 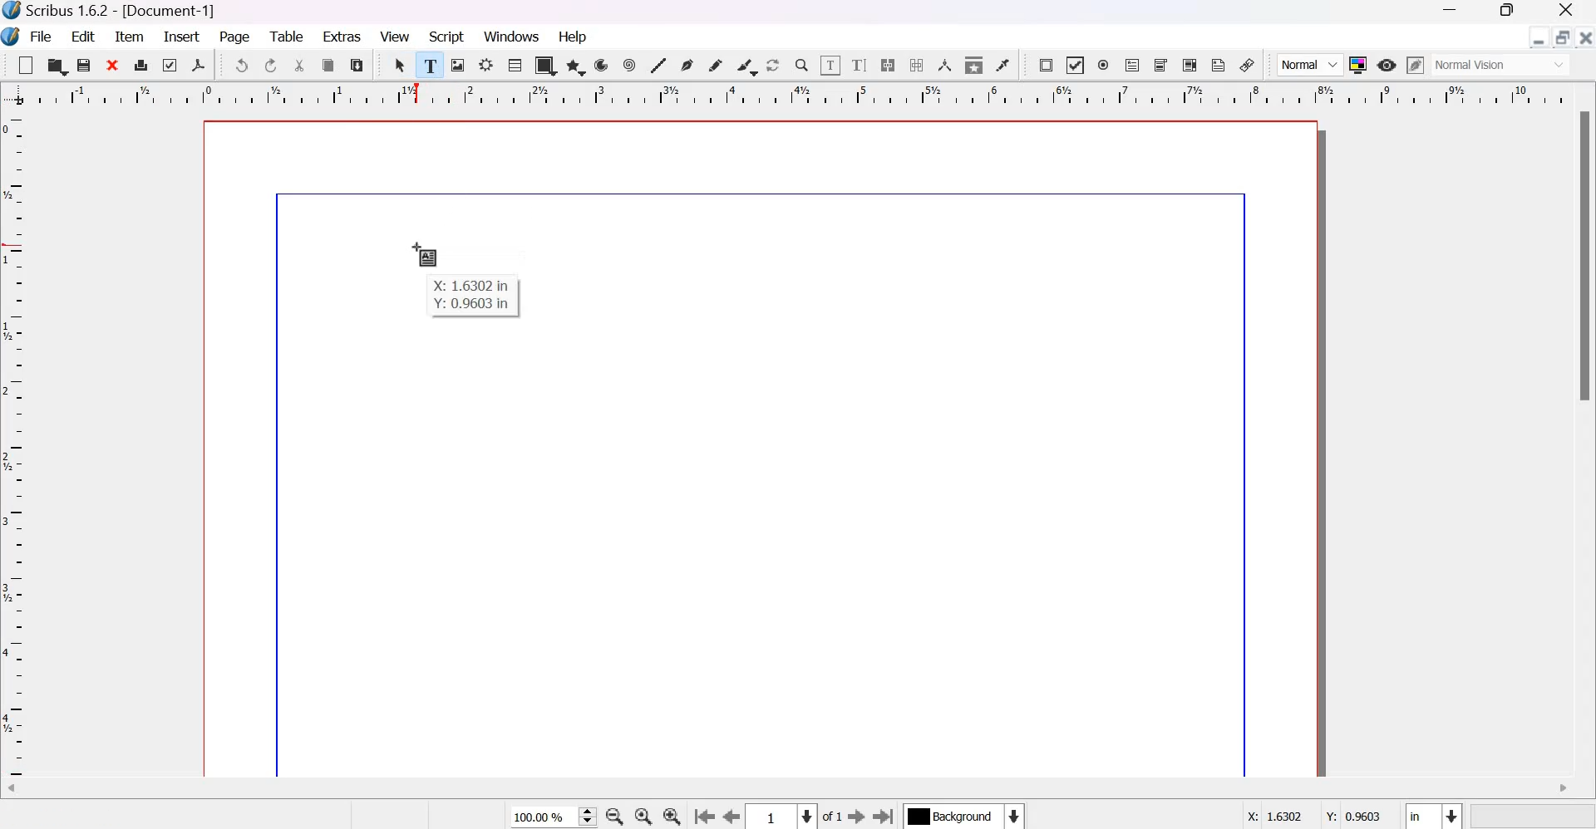 What do you see at coordinates (182, 37) in the screenshot?
I see `Insert` at bounding box center [182, 37].